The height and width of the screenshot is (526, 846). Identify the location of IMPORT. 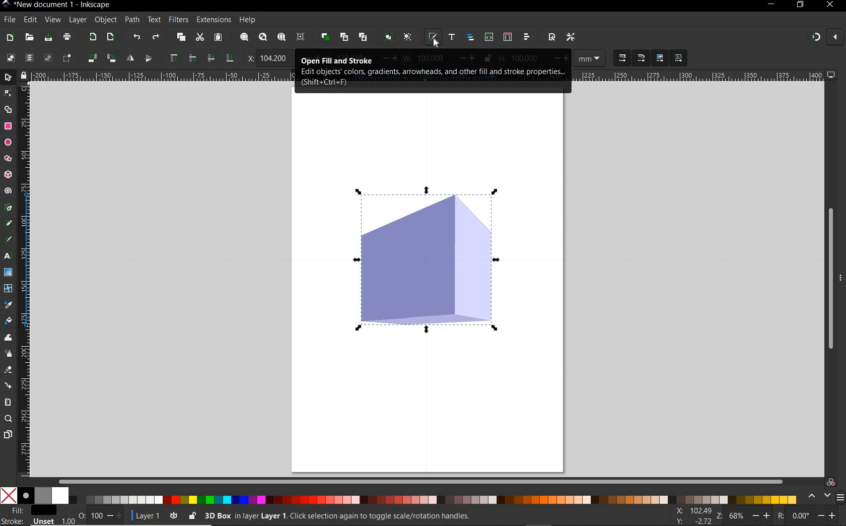
(93, 37).